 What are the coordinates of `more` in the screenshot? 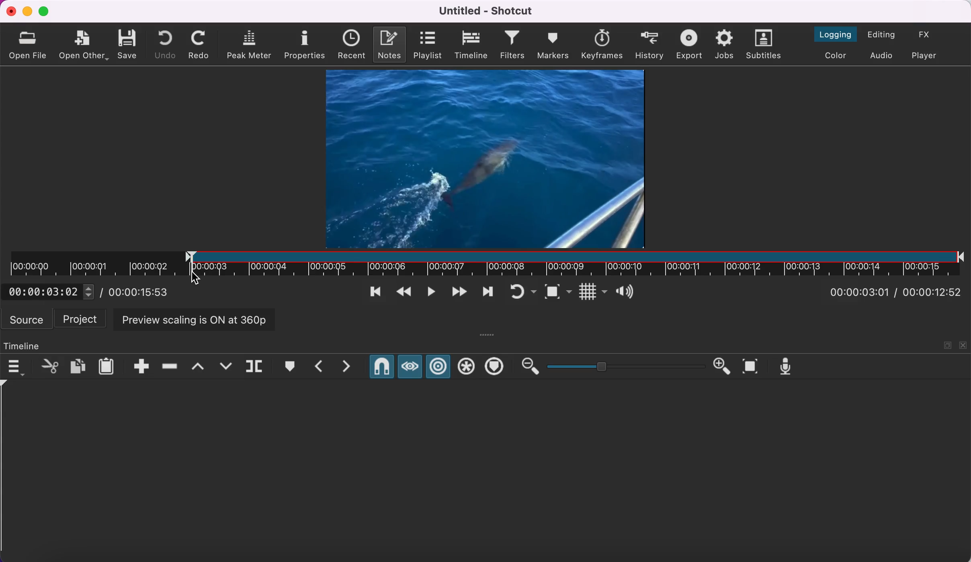 It's located at (489, 334).